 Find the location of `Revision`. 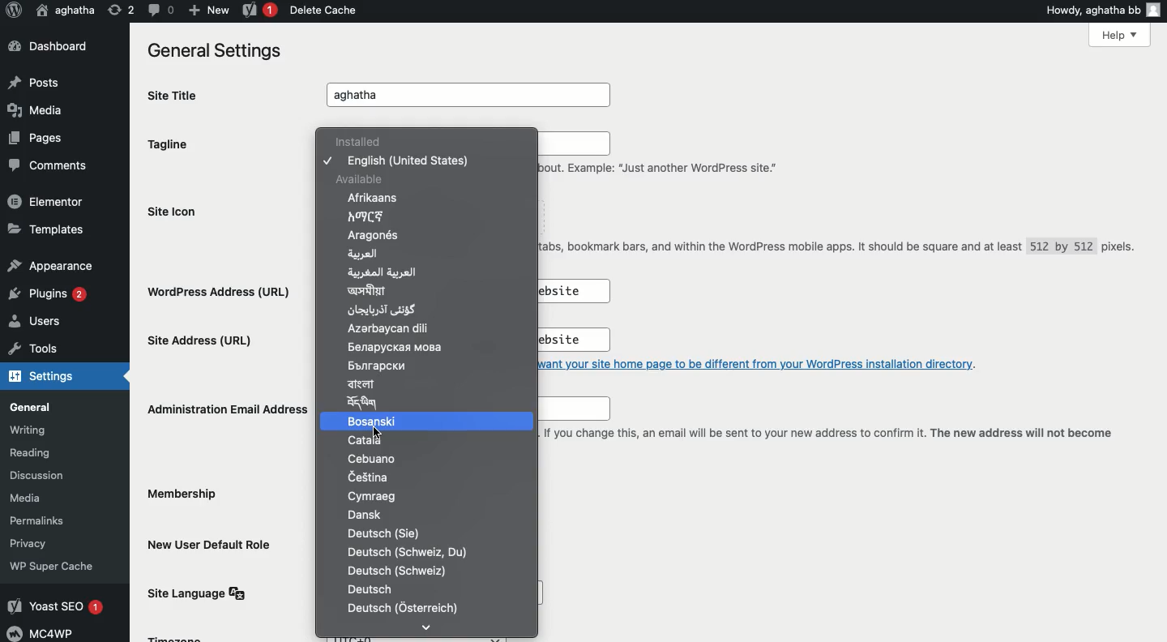

Revision is located at coordinates (118, 11).